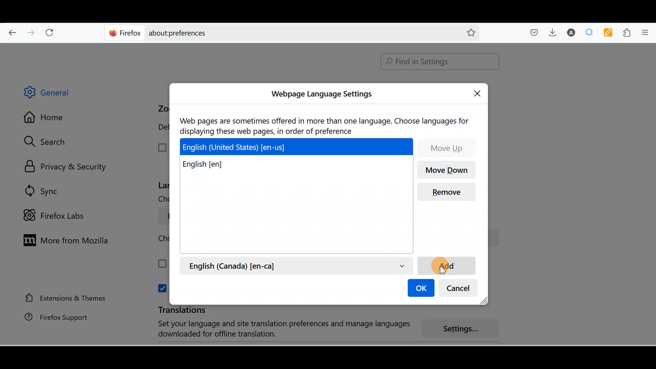  What do you see at coordinates (210, 165) in the screenshot?
I see `English [en]` at bounding box center [210, 165].